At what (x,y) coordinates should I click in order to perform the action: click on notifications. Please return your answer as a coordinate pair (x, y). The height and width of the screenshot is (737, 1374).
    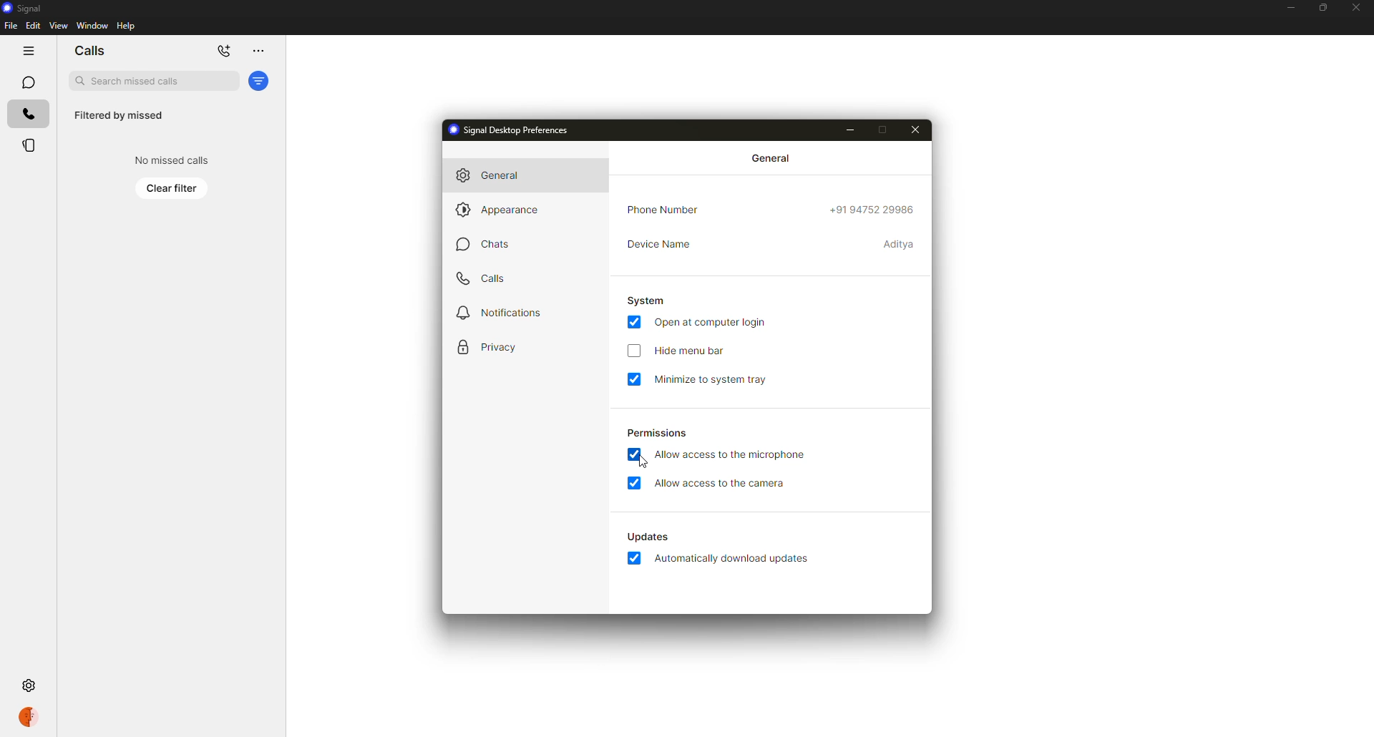
    Looking at the image, I should click on (507, 313).